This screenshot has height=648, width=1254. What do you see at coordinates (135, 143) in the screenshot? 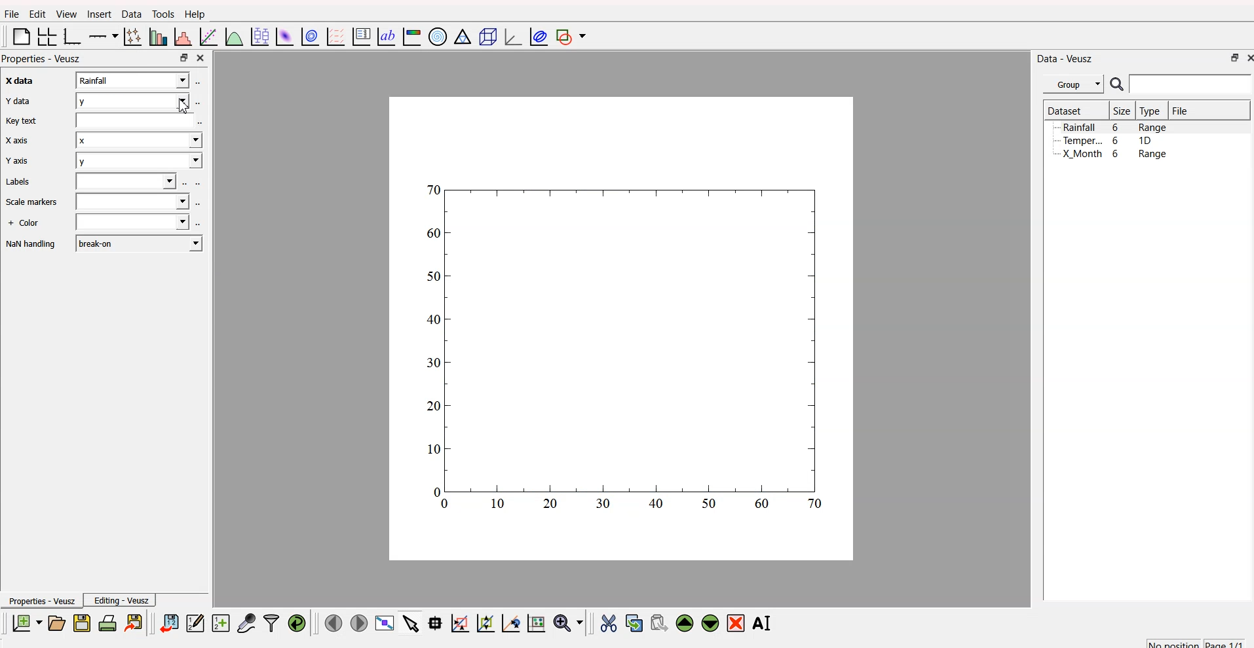
I see `x` at bounding box center [135, 143].